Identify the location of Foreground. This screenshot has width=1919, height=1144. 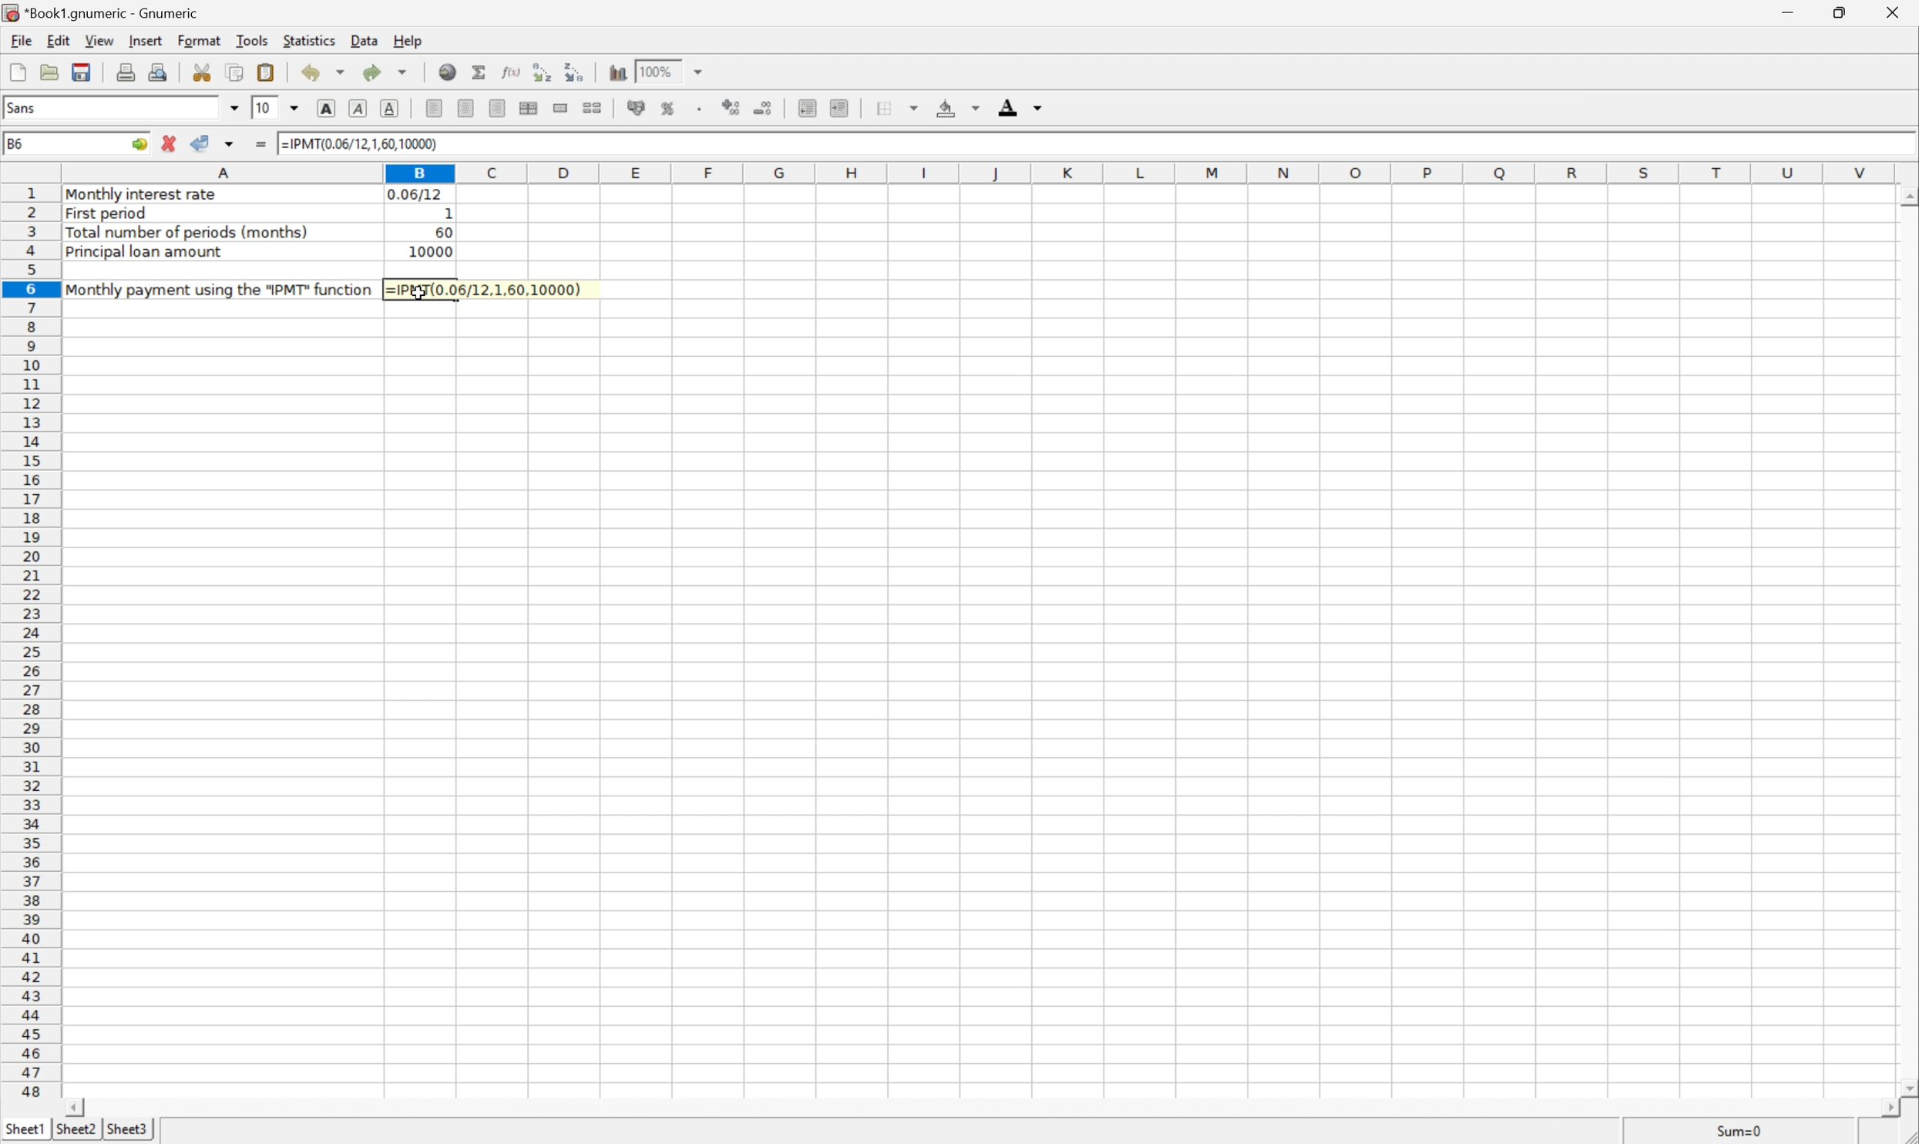
(1018, 106).